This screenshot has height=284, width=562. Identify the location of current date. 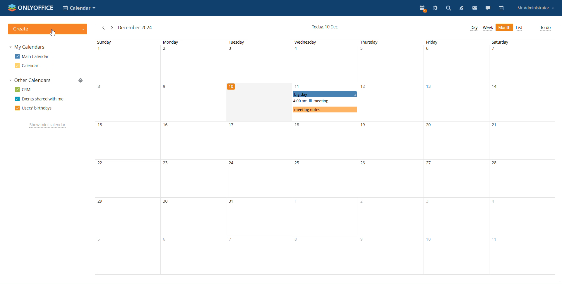
(325, 27).